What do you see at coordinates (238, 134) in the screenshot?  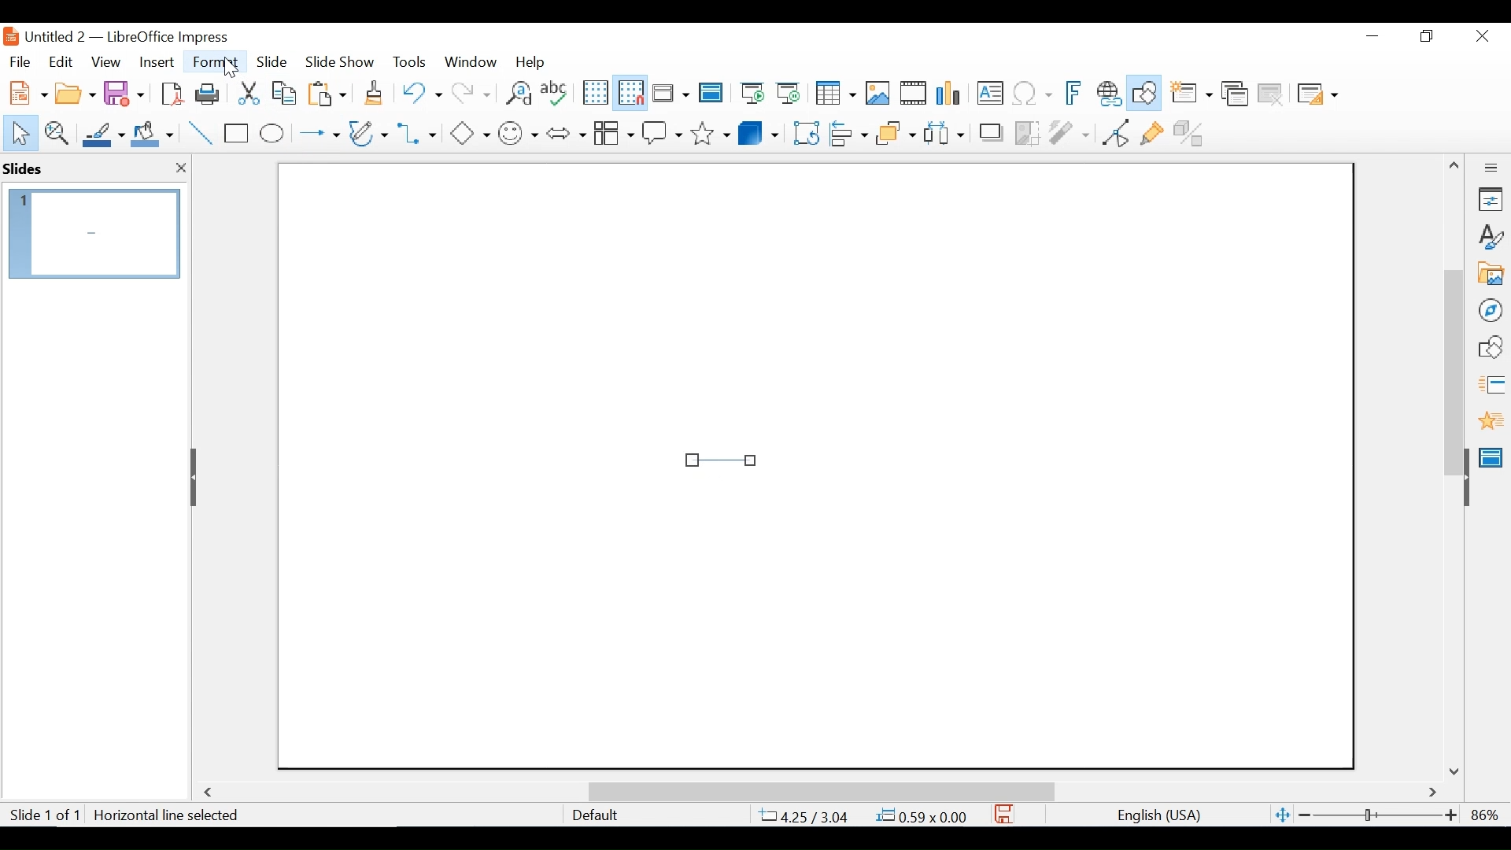 I see `Rectangle` at bounding box center [238, 134].